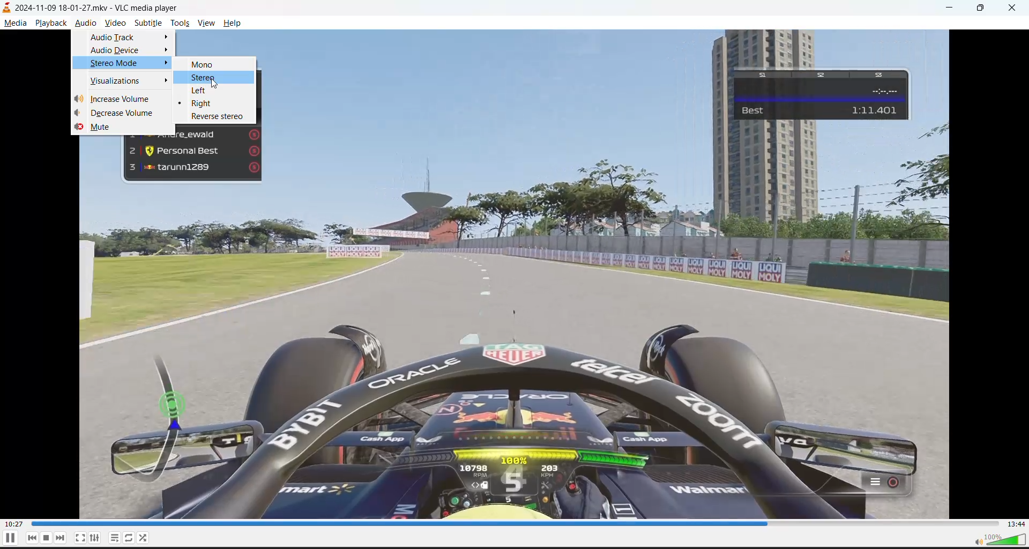 This screenshot has width=1029, height=549. I want to click on fullscreen, so click(79, 538).